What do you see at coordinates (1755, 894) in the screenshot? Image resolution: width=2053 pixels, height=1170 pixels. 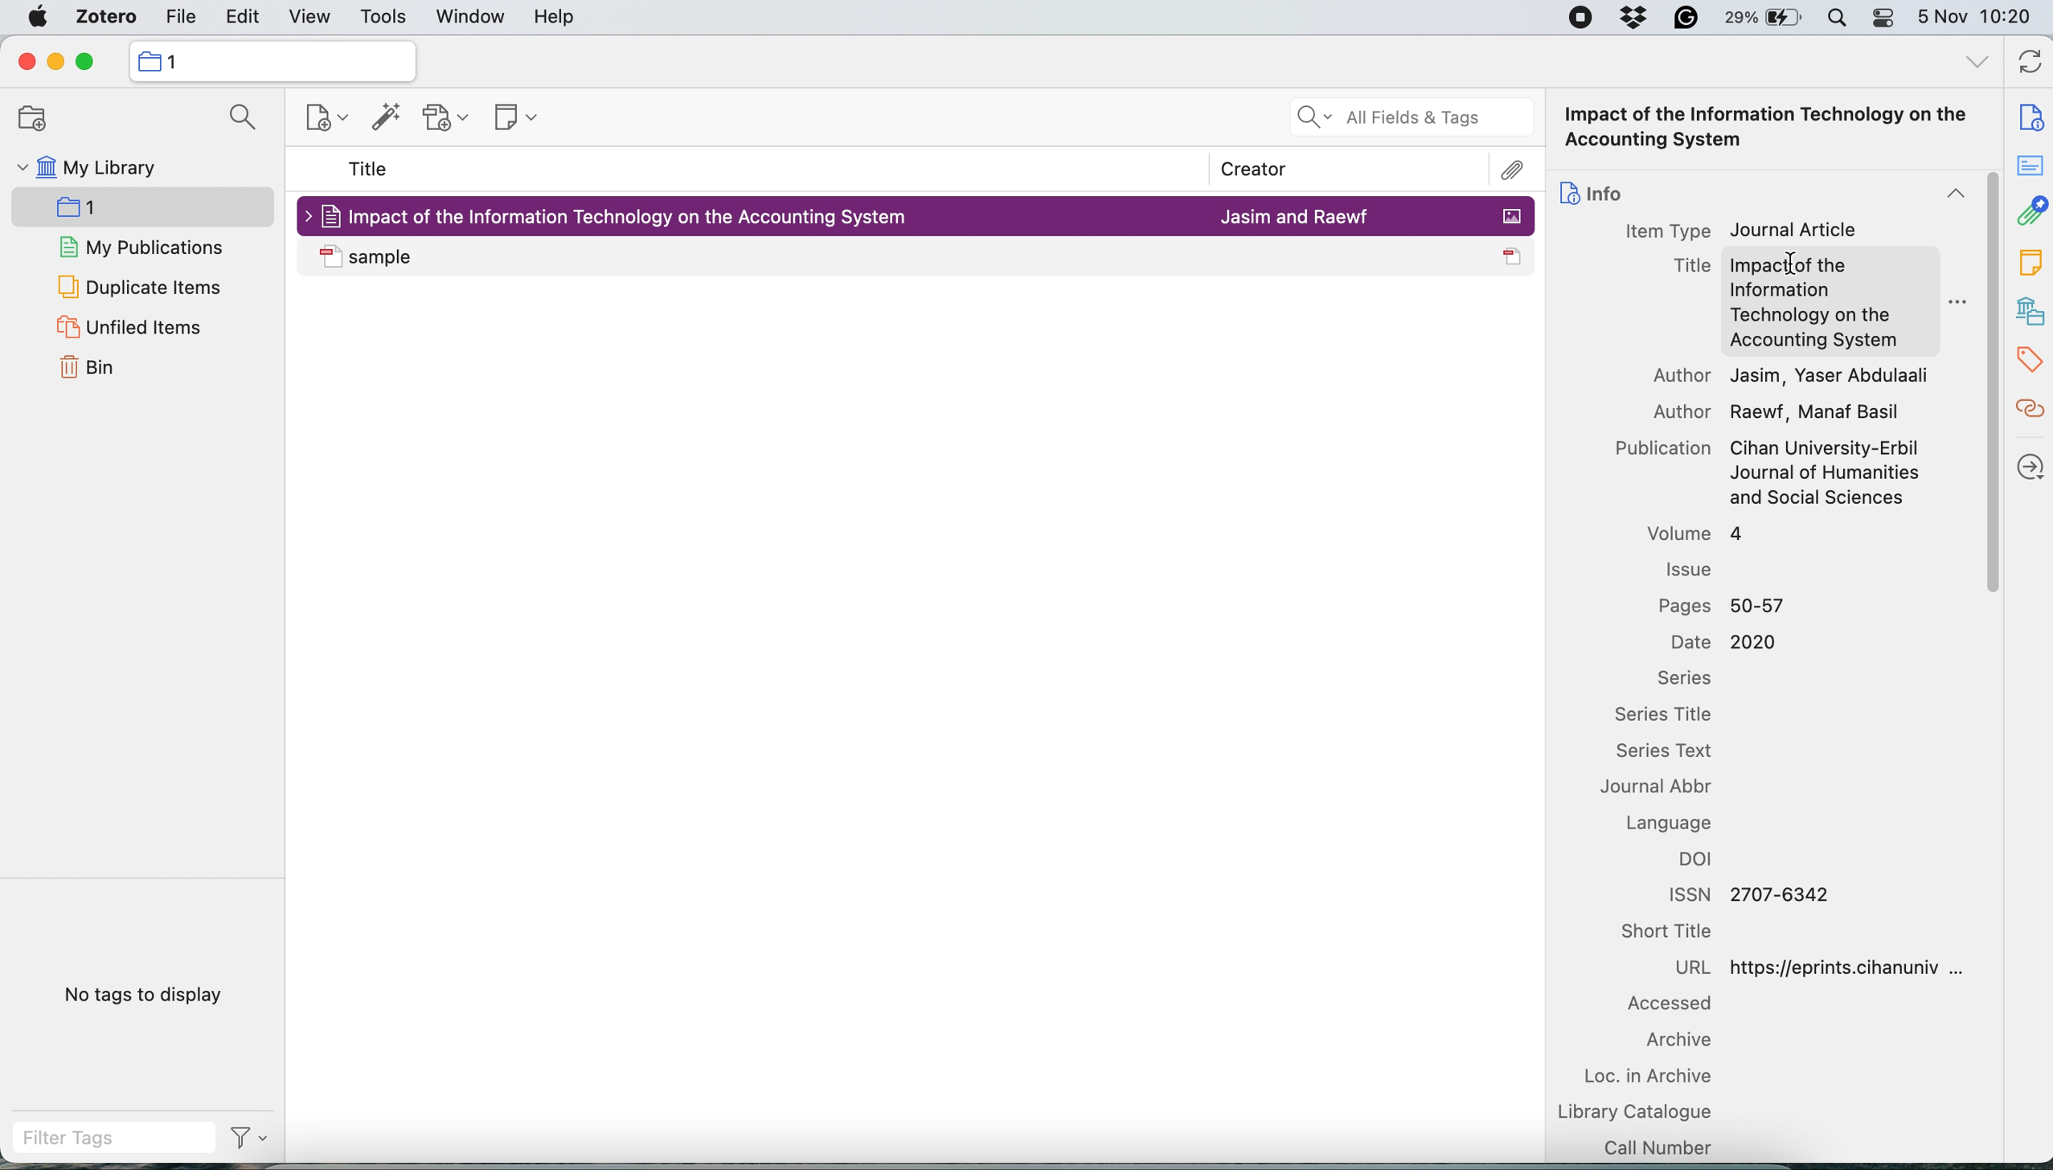 I see `ISSN 2707-6342` at bounding box center [1755, 894].